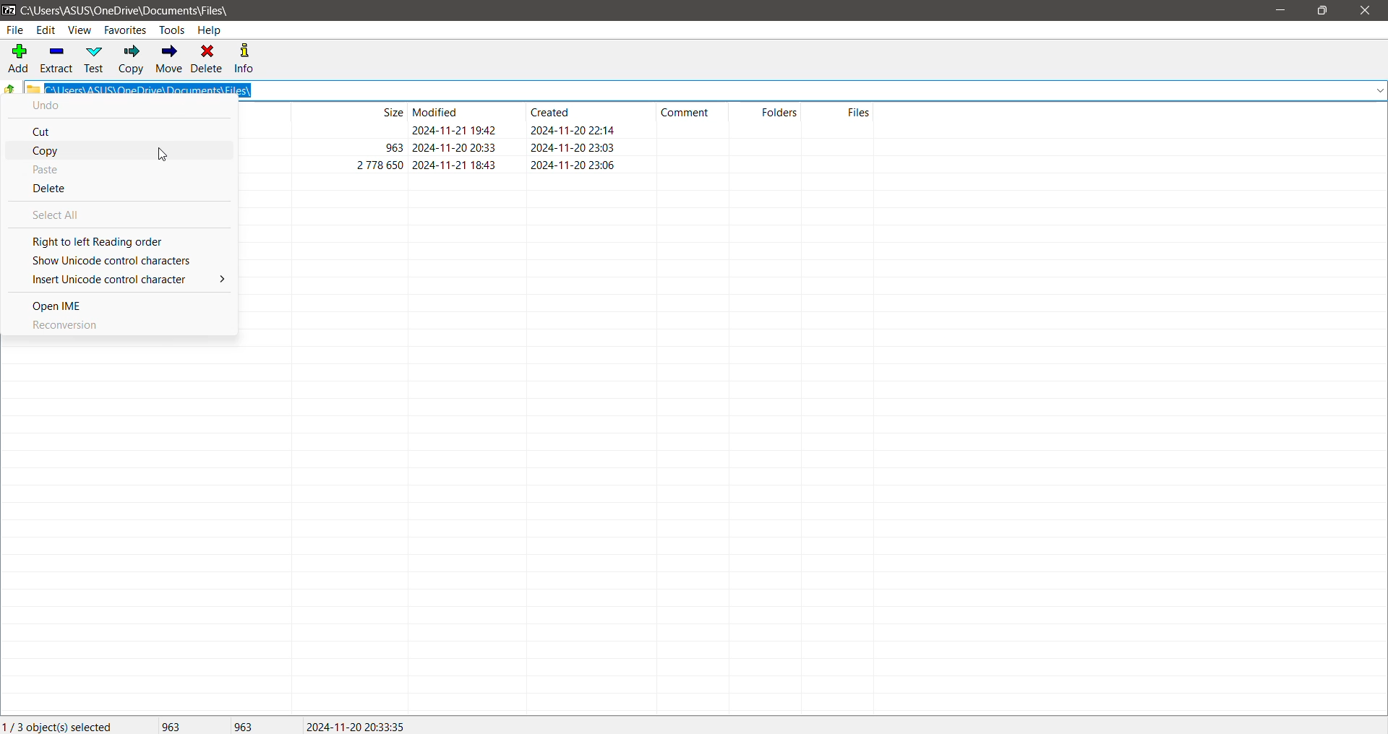  I want to click on created, so click(549, 112).